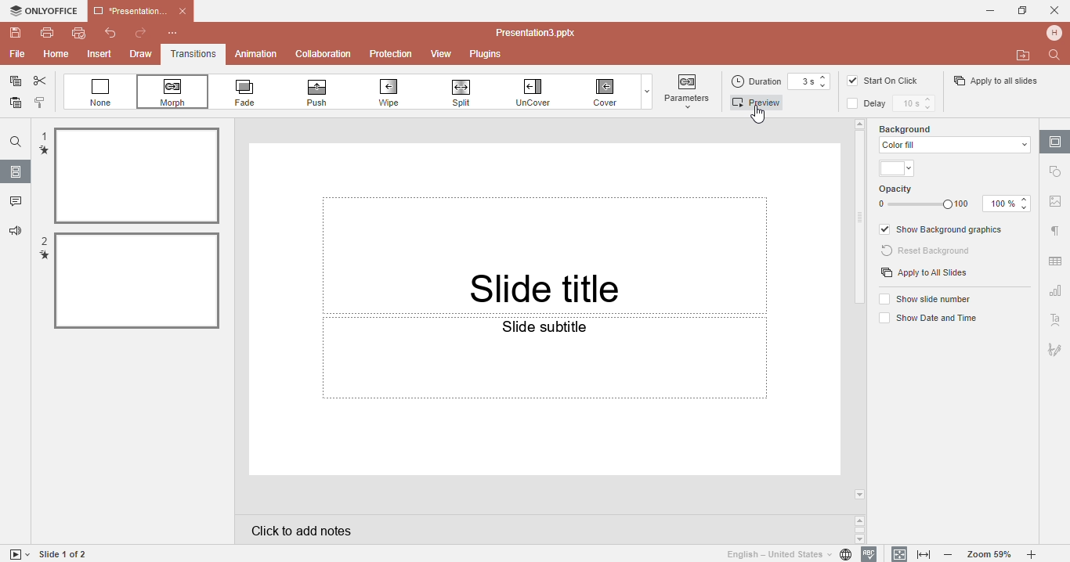 Image resolution: width=1070 pixels, height=562 pixels. Describe the element at coordinates (1054, 231) in the screenshot. I see `Paragraph settings` at that location.